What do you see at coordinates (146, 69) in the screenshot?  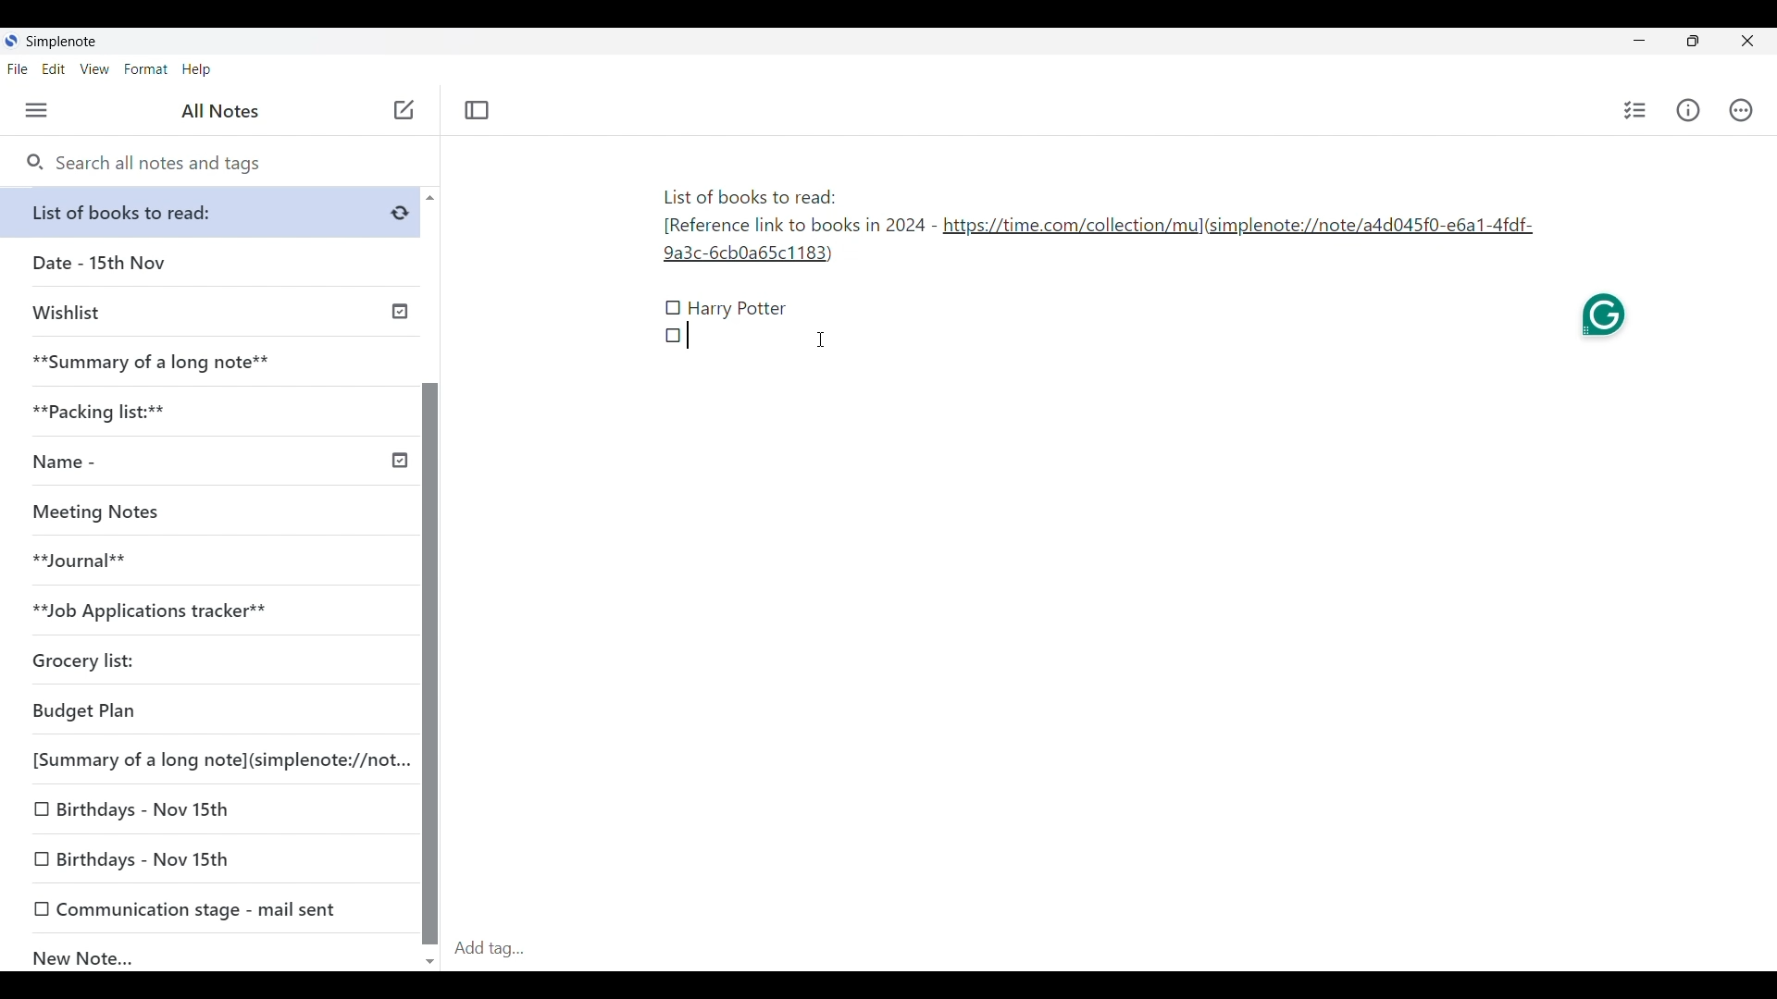 I see `Format` at bounding box center [146, 69].